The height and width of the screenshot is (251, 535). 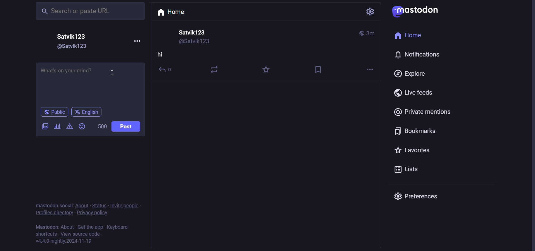 What do you see at coordinates (69, 127) in the screenshot?
I see `content warning` at bounding box center [69, 127].